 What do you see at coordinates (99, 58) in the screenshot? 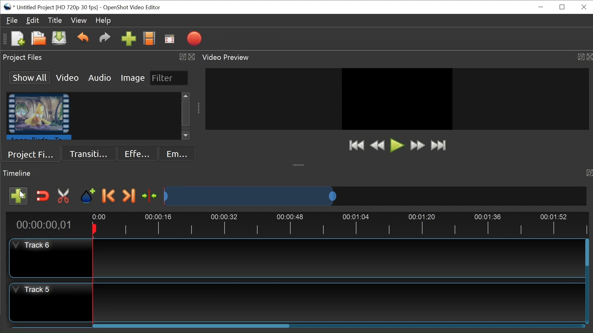
I see `Project Files` at bounding box center [99, 58].